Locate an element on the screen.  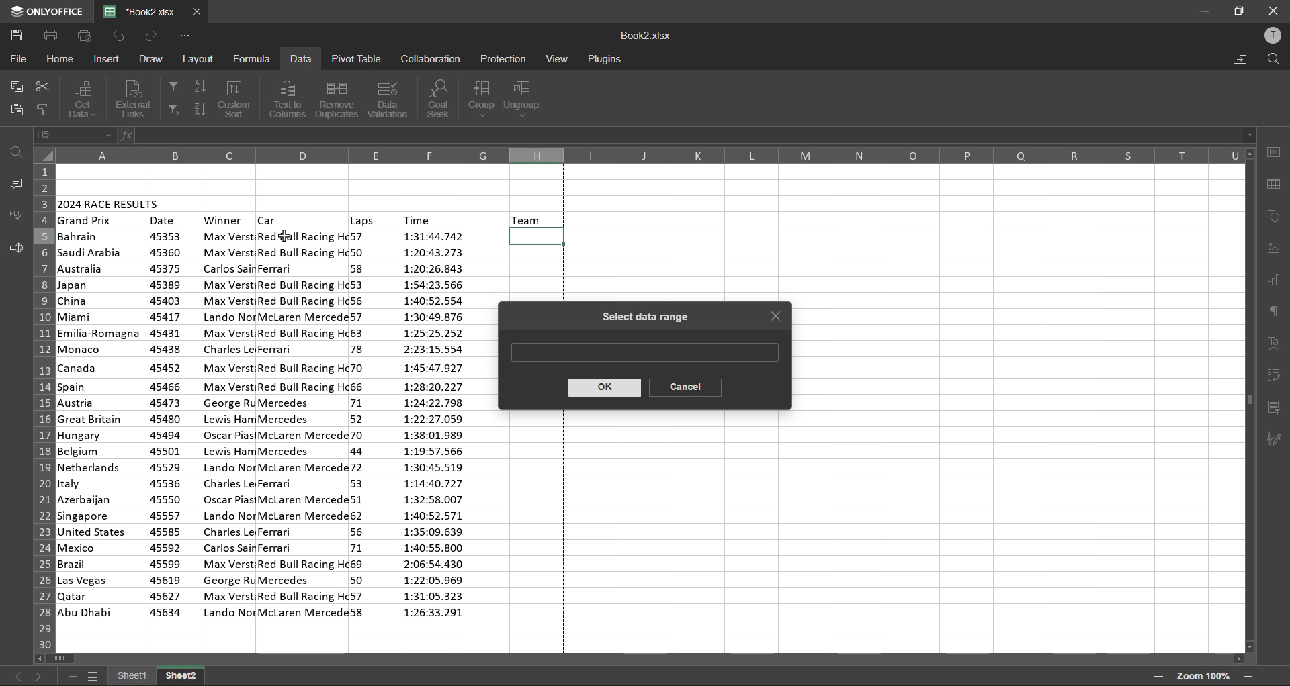
file is located at coordinates (16, 59).